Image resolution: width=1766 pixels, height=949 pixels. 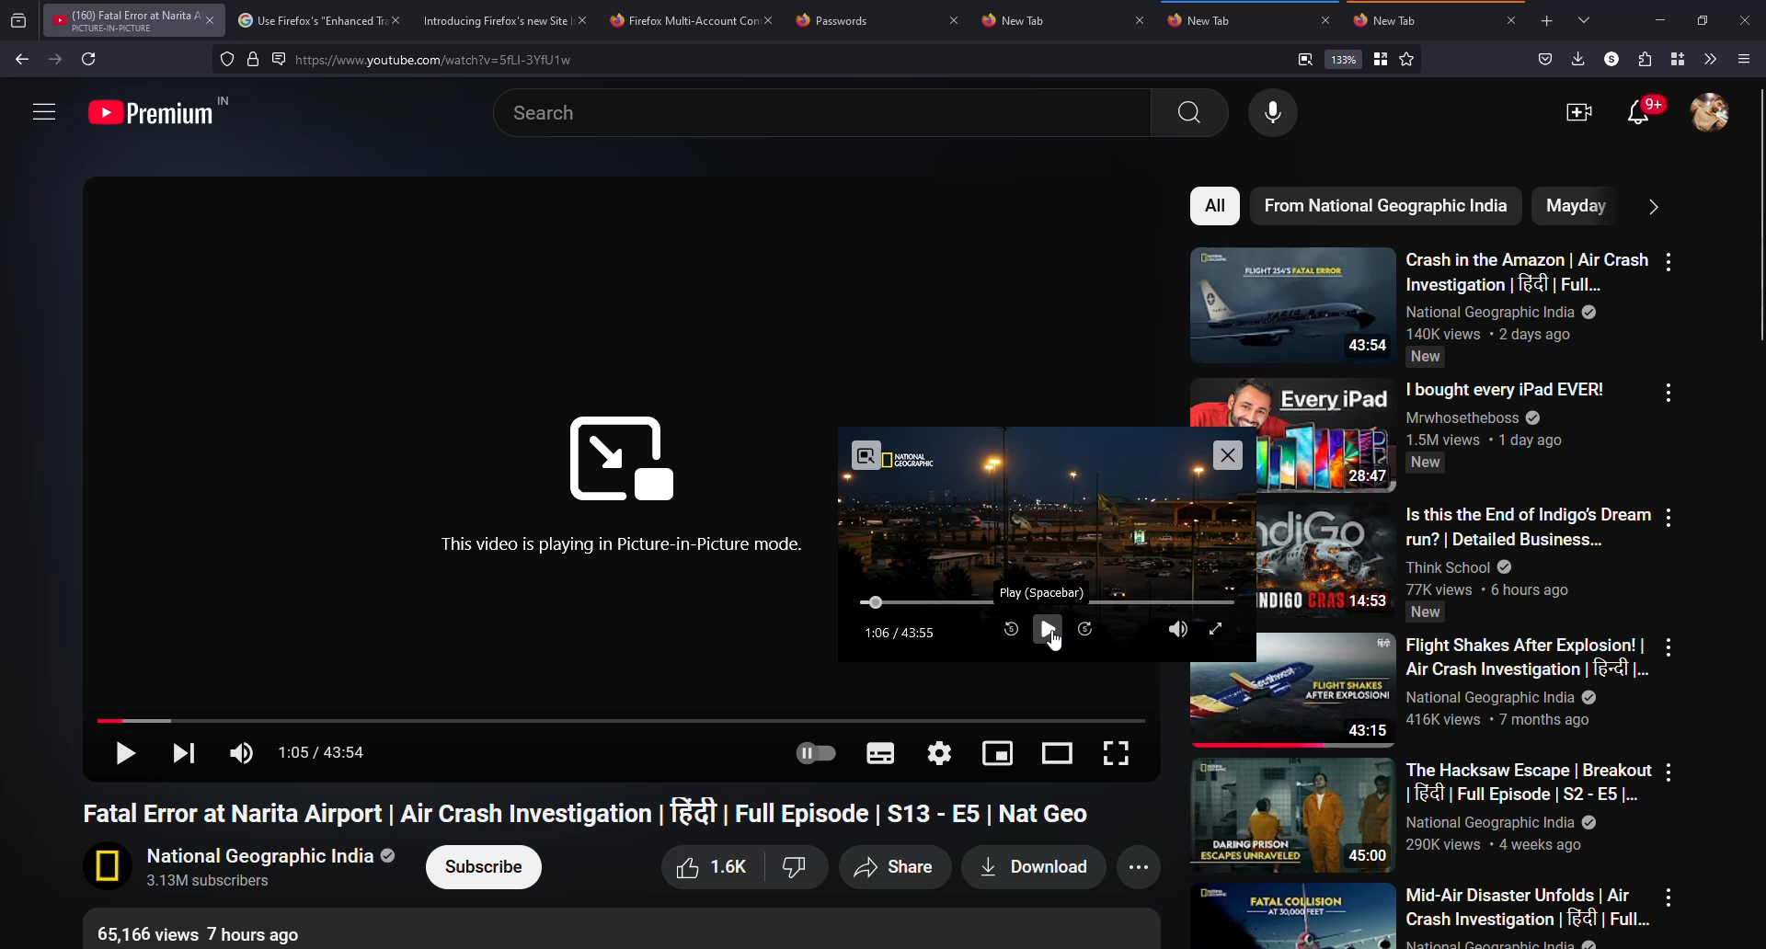 I want to click on 133%, so click(x=1344, y=59).